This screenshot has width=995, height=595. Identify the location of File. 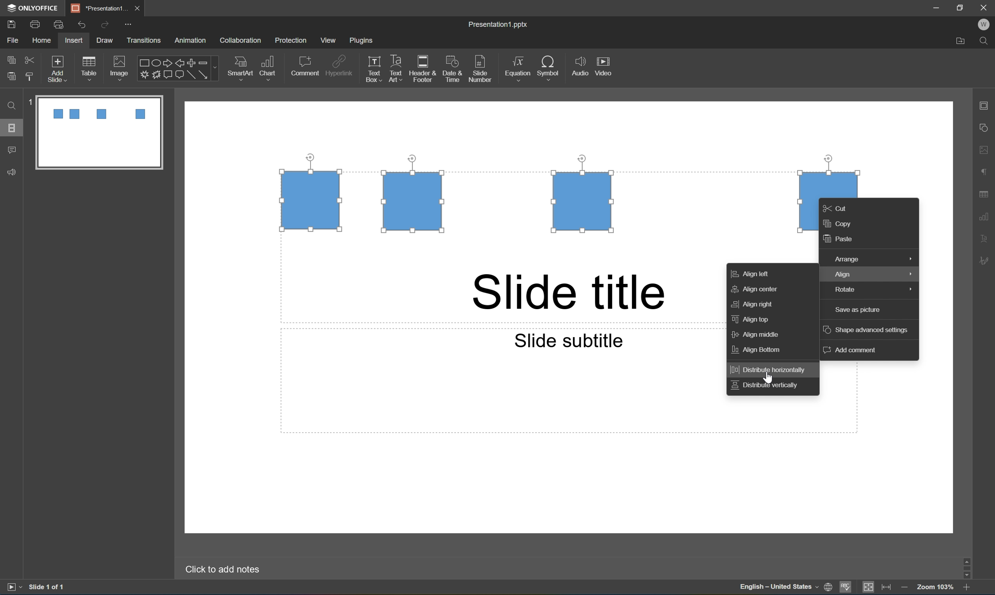
(14, 41).